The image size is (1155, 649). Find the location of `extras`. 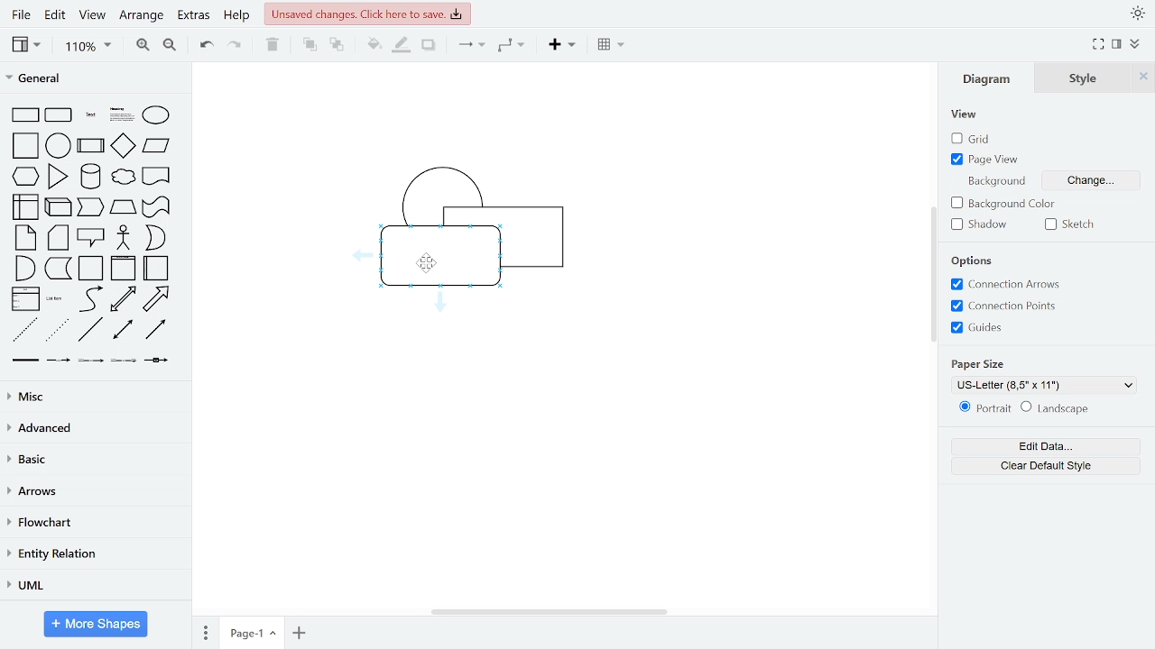

extras is located at coordinates (195, 18).